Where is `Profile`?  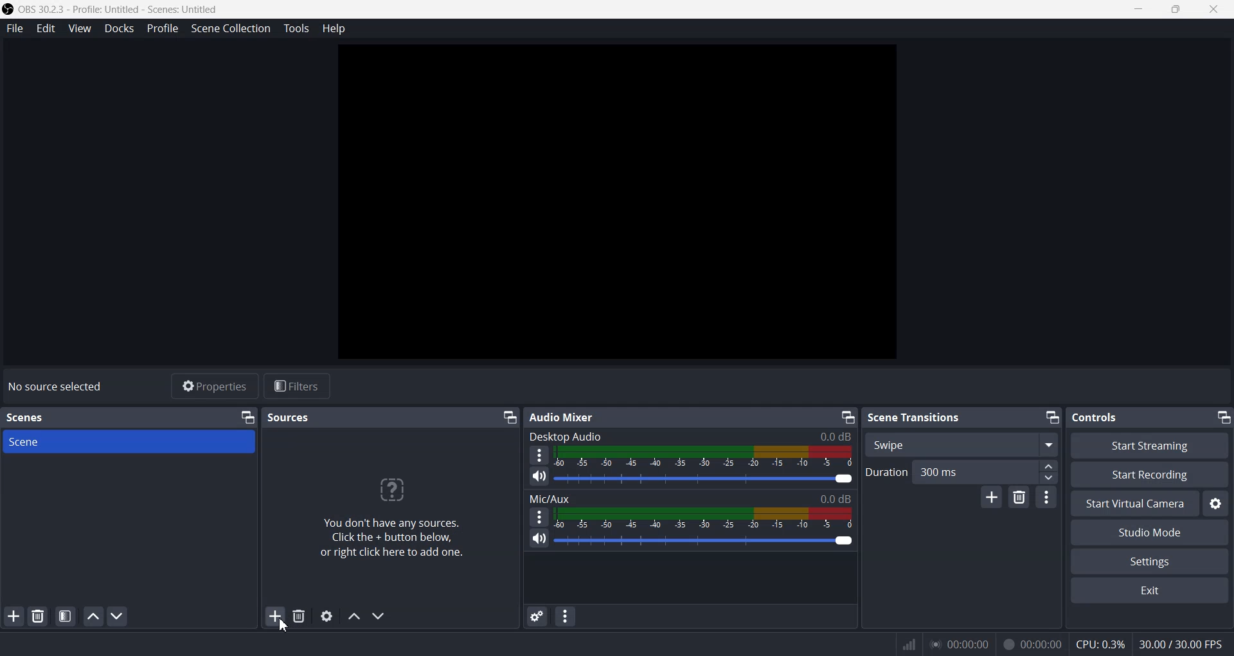 Profile is located at coordinates (163, 28).